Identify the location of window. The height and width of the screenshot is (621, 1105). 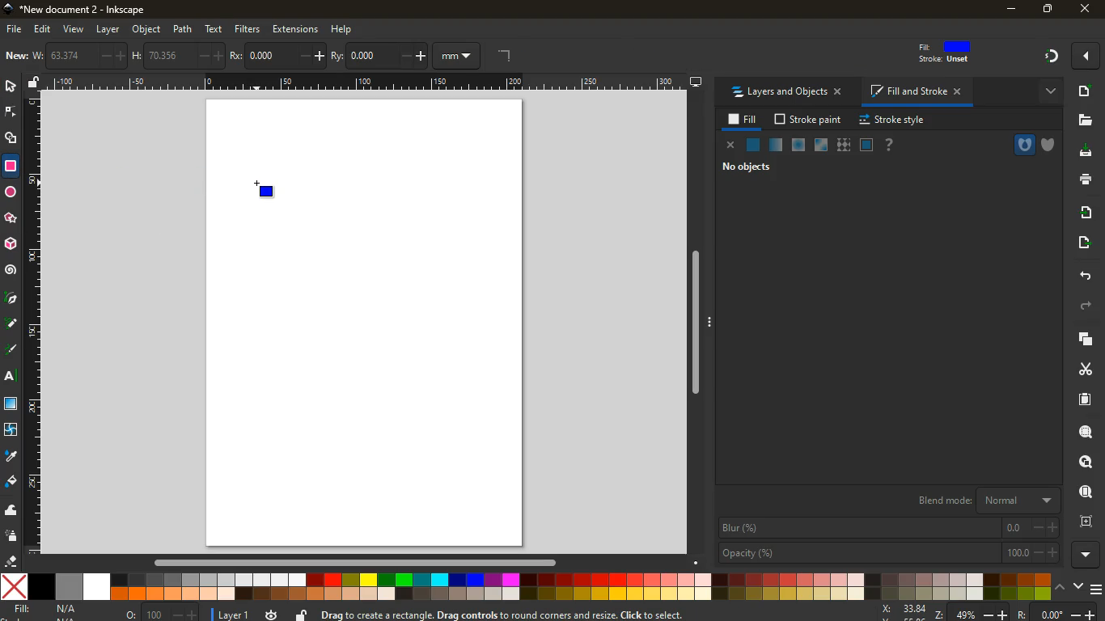
(12, 405).